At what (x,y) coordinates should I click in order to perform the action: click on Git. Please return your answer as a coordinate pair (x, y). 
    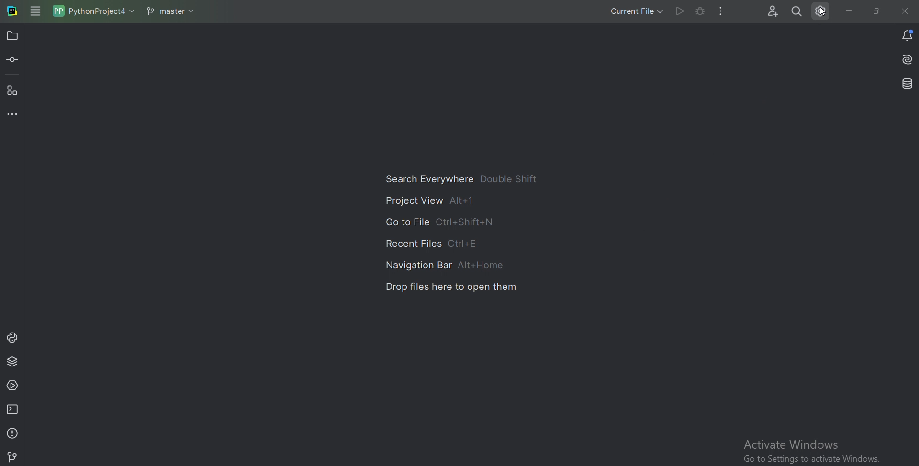
    Looking at the image, I should click on (13, 455).